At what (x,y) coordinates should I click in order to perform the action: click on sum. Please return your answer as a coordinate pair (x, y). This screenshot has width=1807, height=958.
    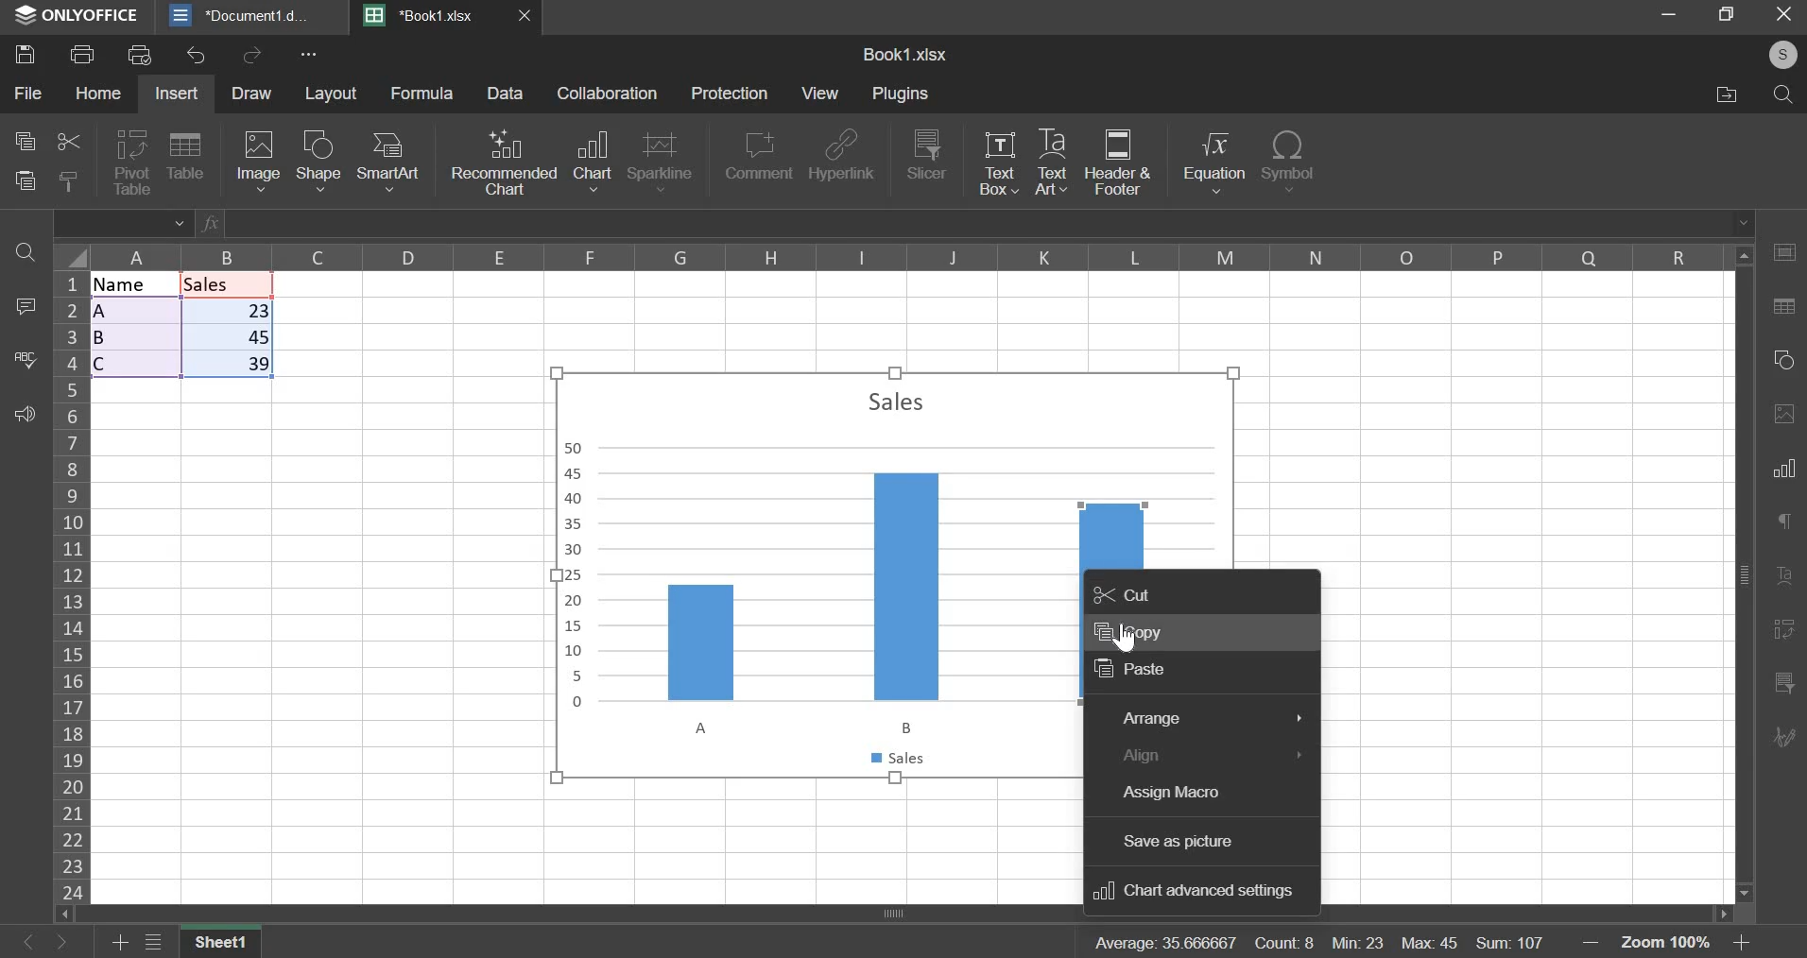
    Looking at the image, I should click on (1509, 942).